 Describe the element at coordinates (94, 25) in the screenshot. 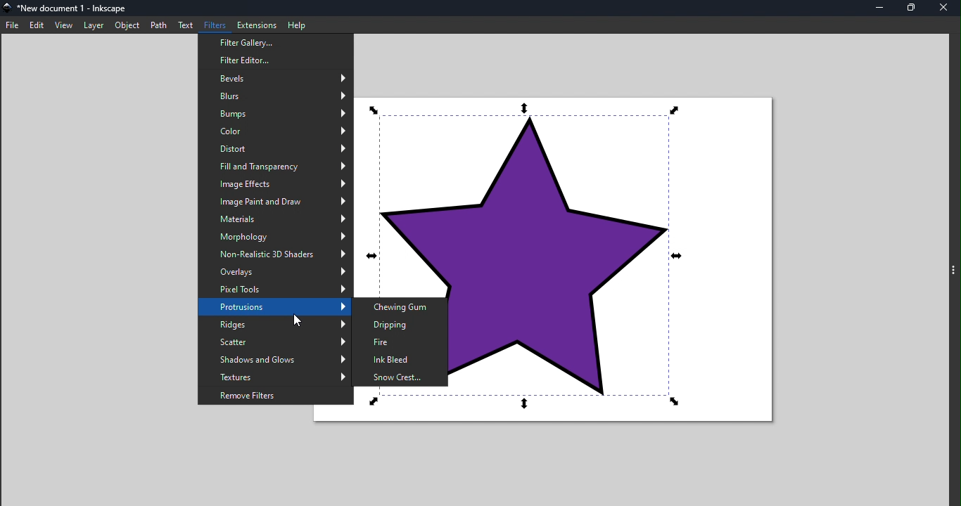

I see `Layer` at that location.